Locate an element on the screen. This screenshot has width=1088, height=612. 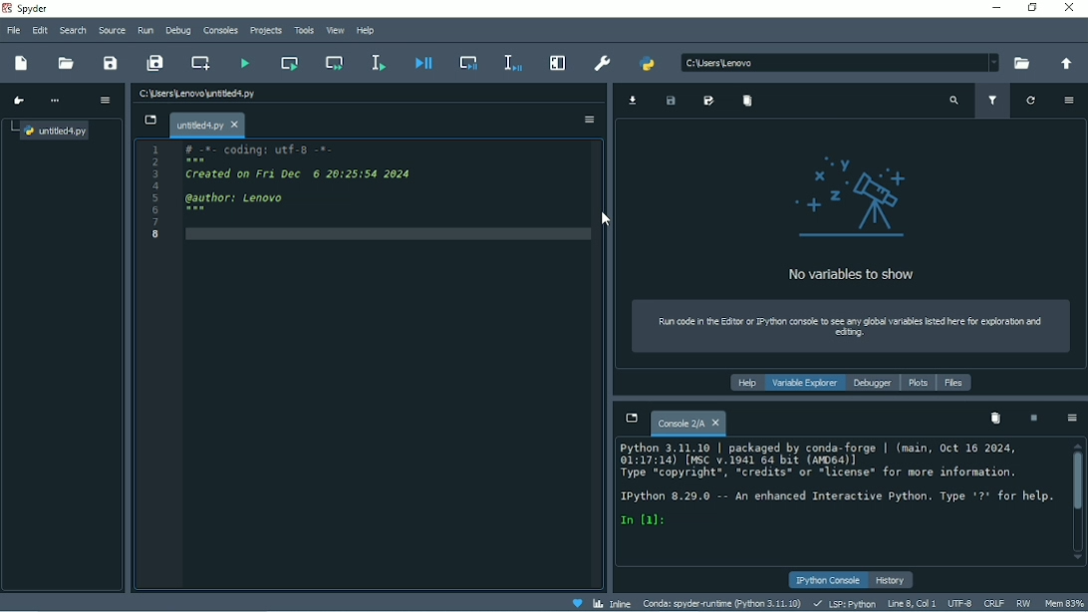
More is located at coordinates (57, 102).